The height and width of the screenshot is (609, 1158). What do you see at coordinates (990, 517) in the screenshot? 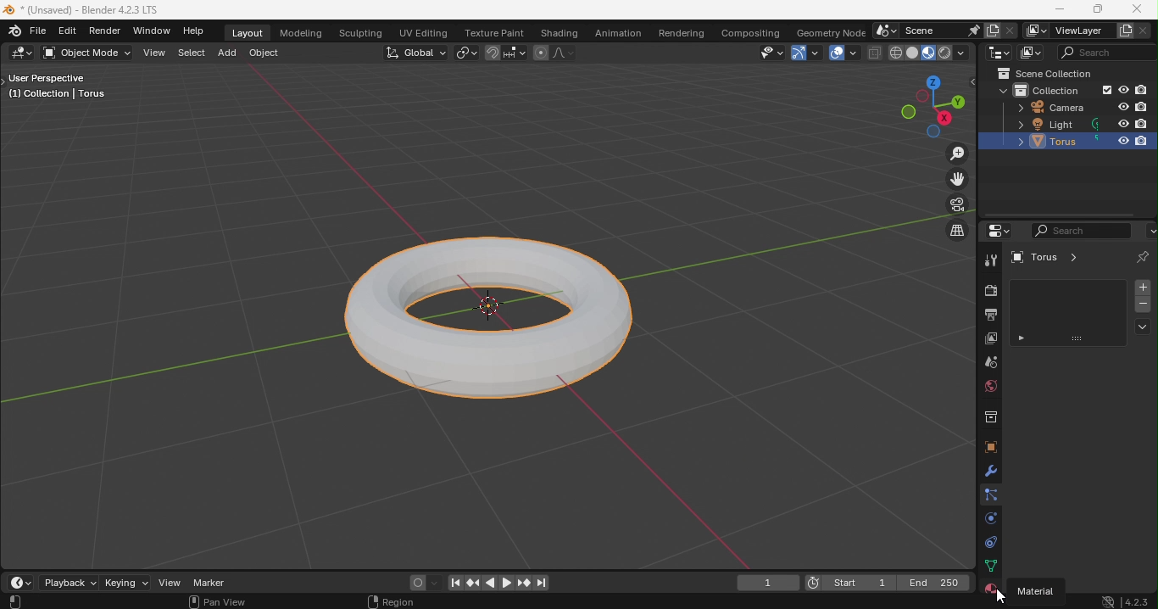
I see `Physics` at bounding box center [990, 517].